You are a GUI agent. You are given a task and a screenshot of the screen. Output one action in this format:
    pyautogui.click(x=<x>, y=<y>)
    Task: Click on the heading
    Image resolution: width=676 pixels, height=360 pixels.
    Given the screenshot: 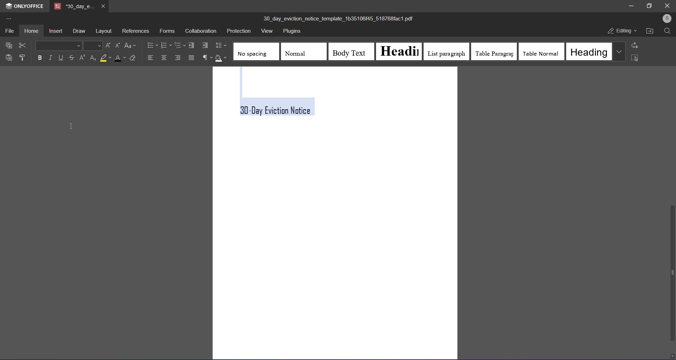 What is the action you would take?
    pyautogui.click(x=401, y=50)
    